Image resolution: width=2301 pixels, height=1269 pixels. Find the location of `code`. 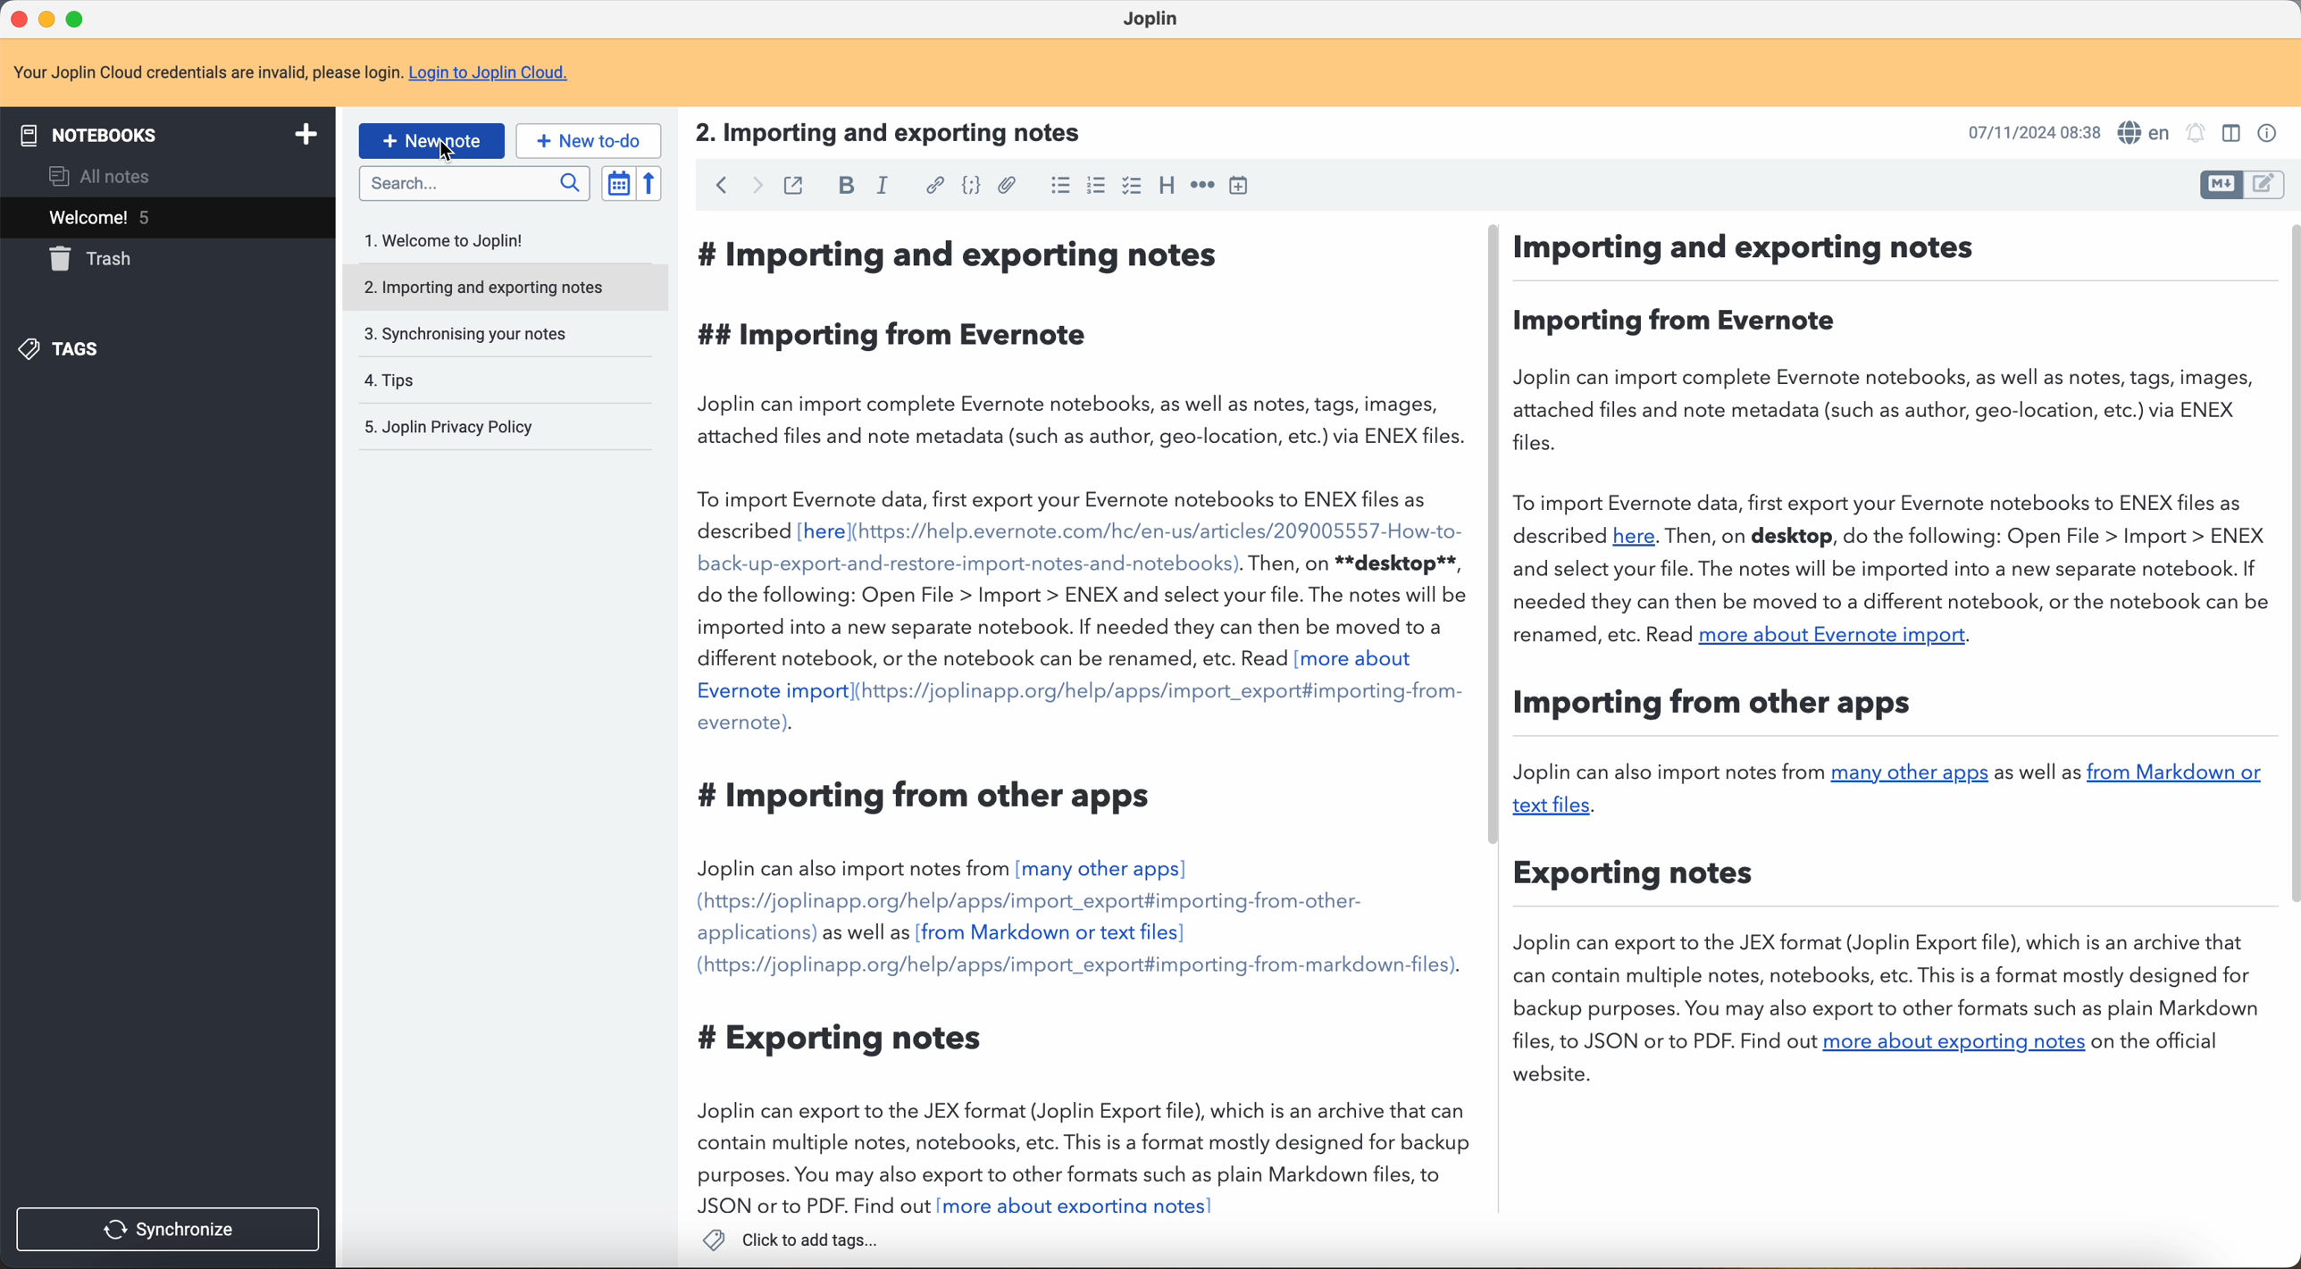

code is located at coordinates (972, 188).